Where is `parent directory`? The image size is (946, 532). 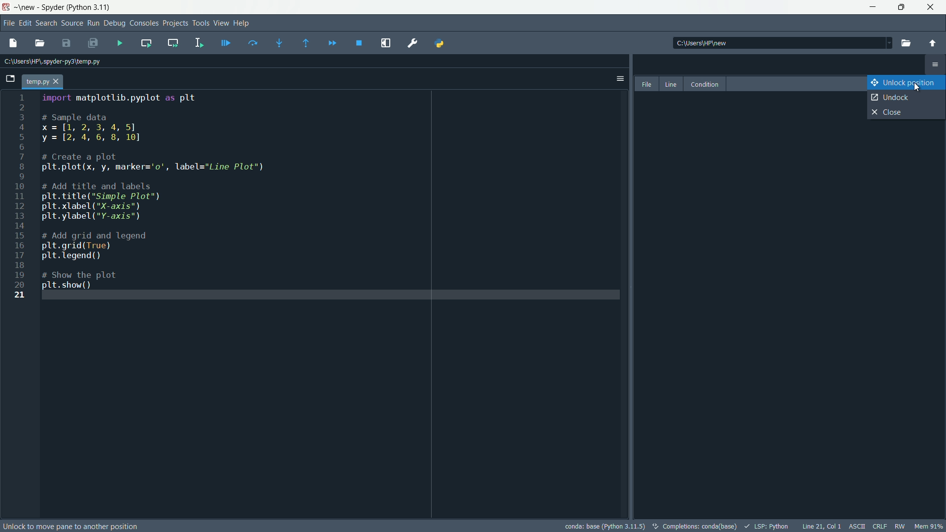
parent directory is located at coordinates (934, 44).